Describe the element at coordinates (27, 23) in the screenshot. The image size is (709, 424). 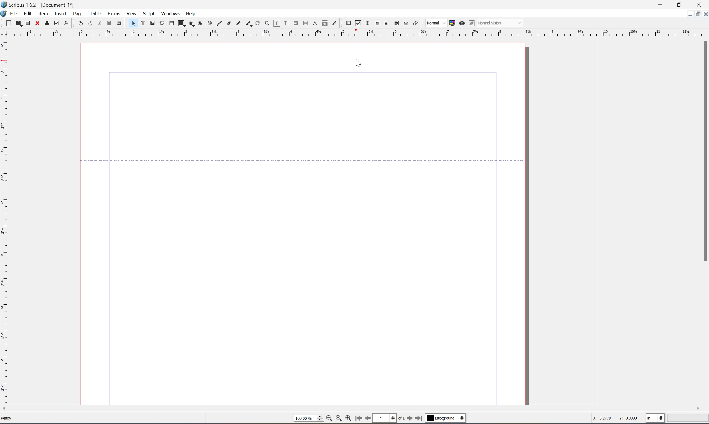
I see `save` at that location.